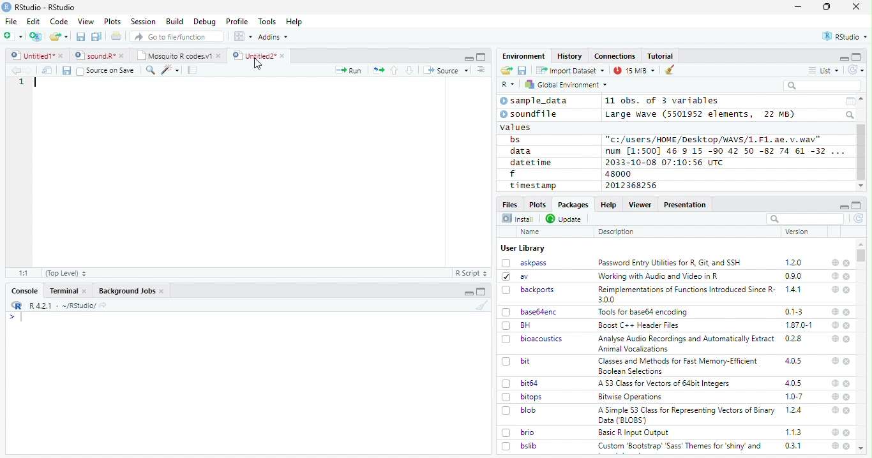 This screenshot has width=872, height=458. Describe the element at coordinates (793, 276) in the screenshot. I see `0.9.0` at that location.